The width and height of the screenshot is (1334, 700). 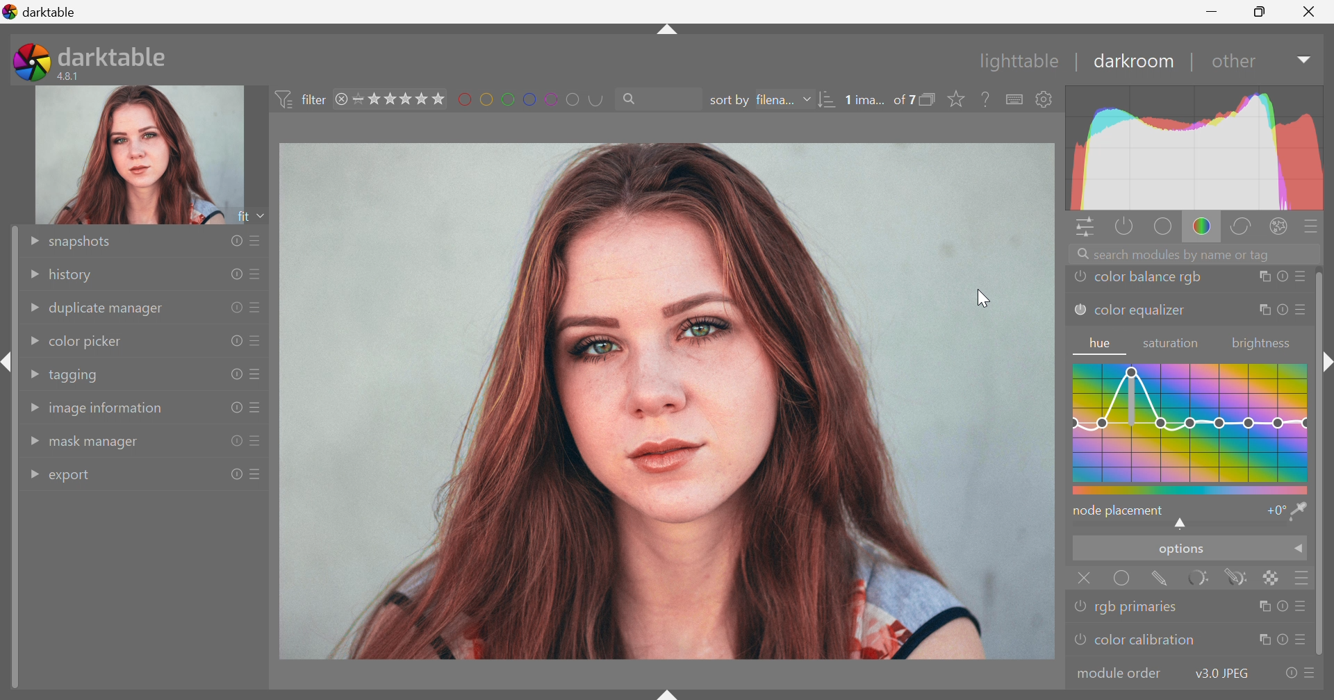 I want to click on image, so click(x=141, y=155).